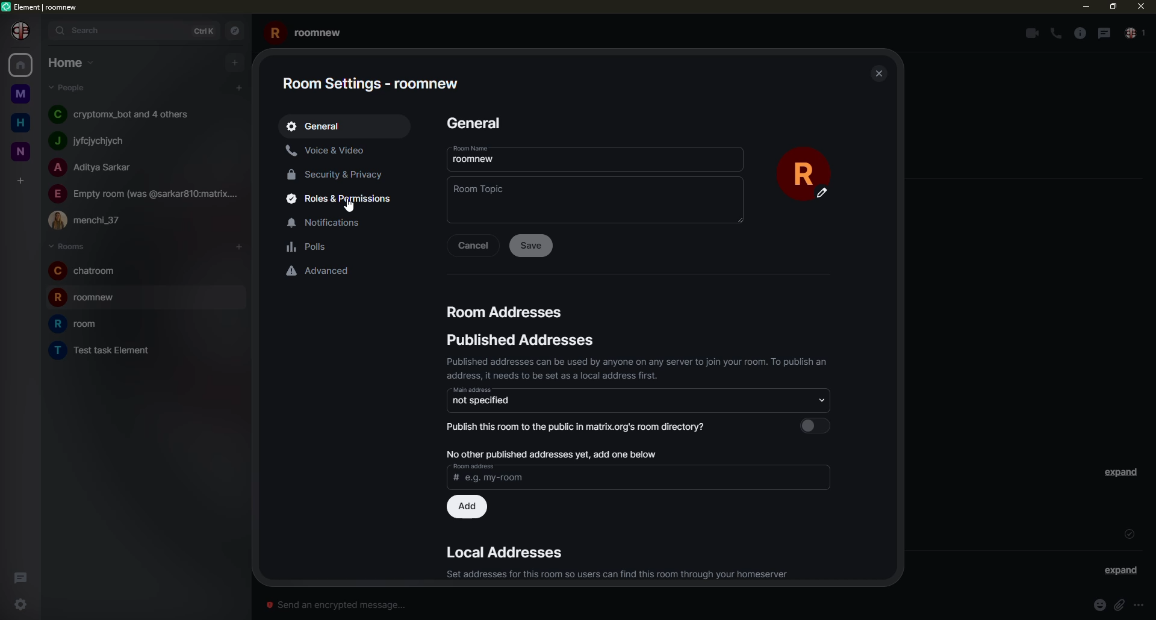  I want to click on select, so click(821, 401).